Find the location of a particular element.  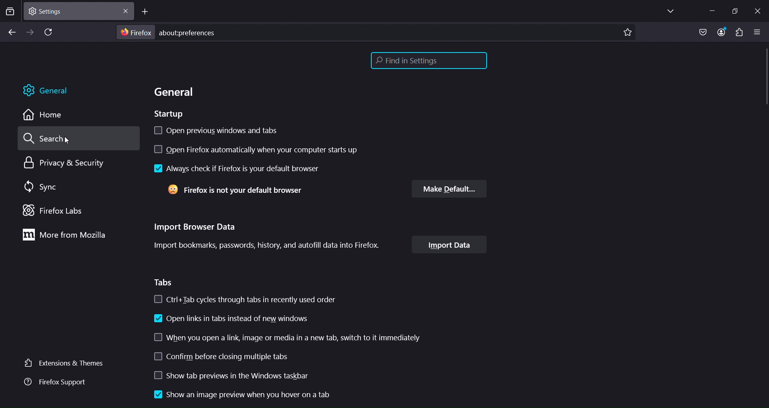

close is located at coordinates (760, 11).